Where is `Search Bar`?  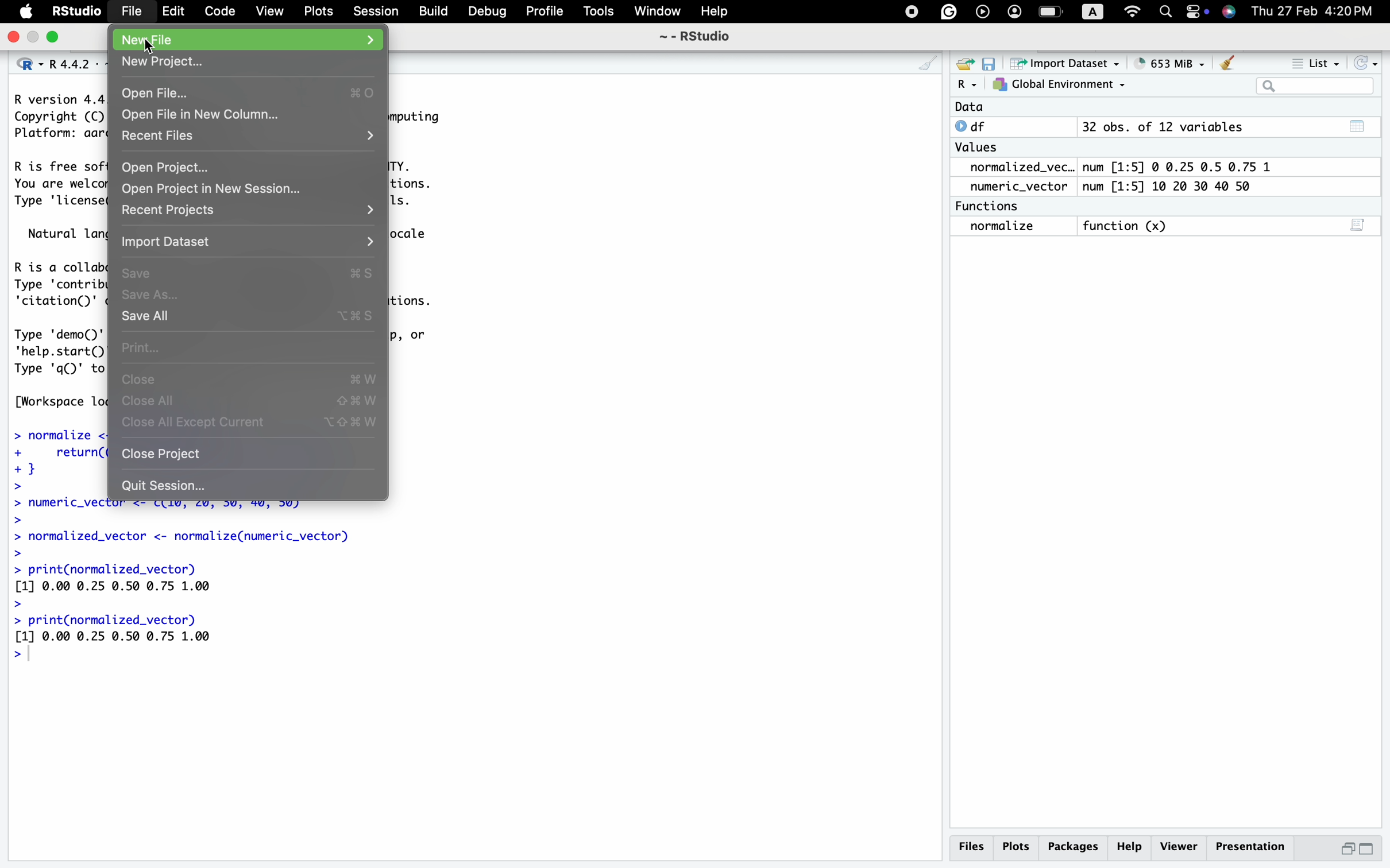 Search Bar is located at coordinates (1314, 87).